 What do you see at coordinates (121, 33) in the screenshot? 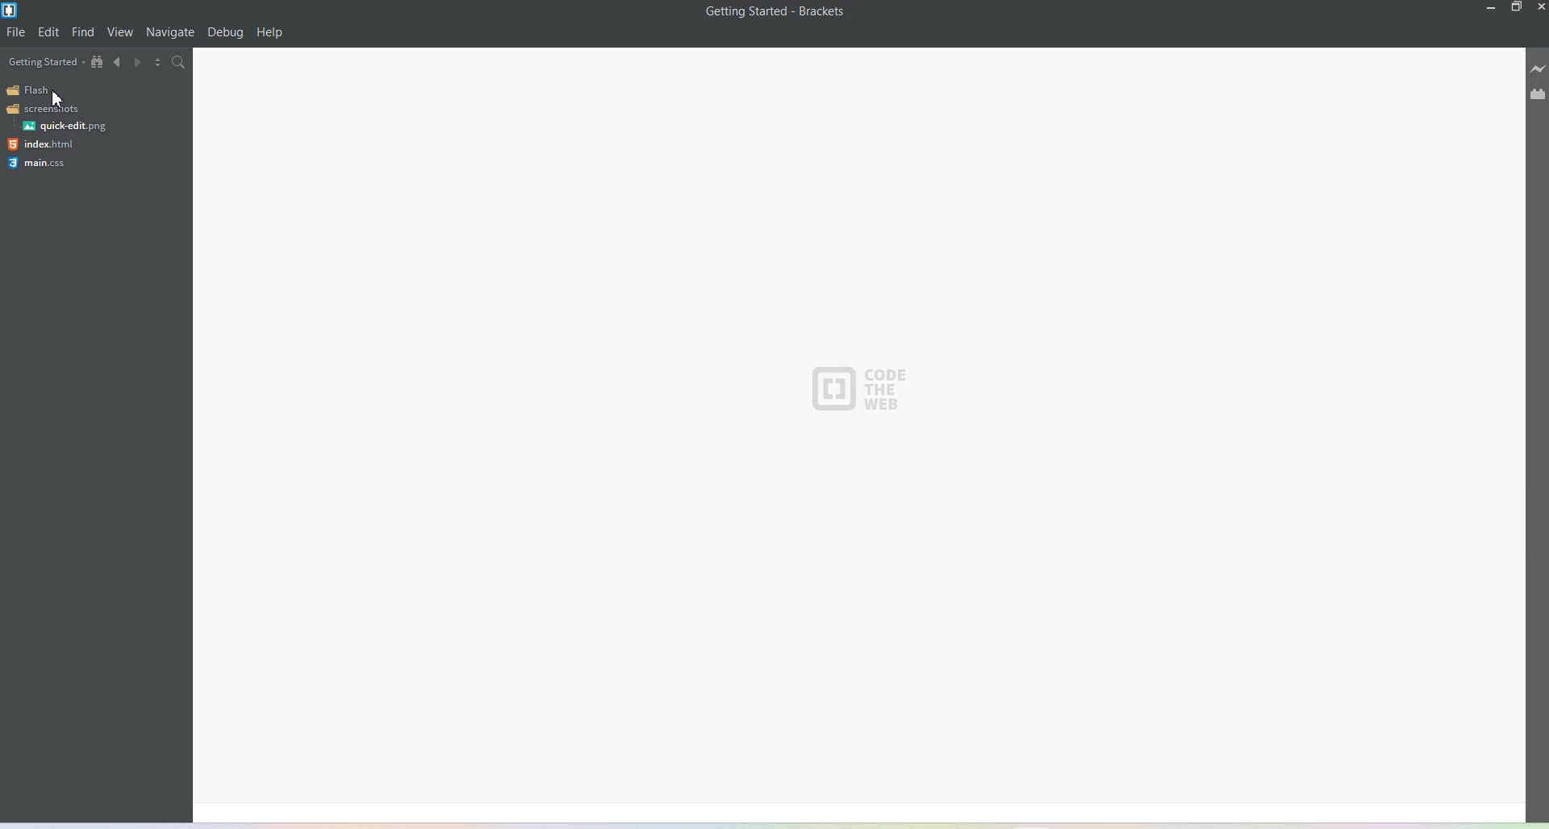
I see `View` at bounding box center [121, 33].